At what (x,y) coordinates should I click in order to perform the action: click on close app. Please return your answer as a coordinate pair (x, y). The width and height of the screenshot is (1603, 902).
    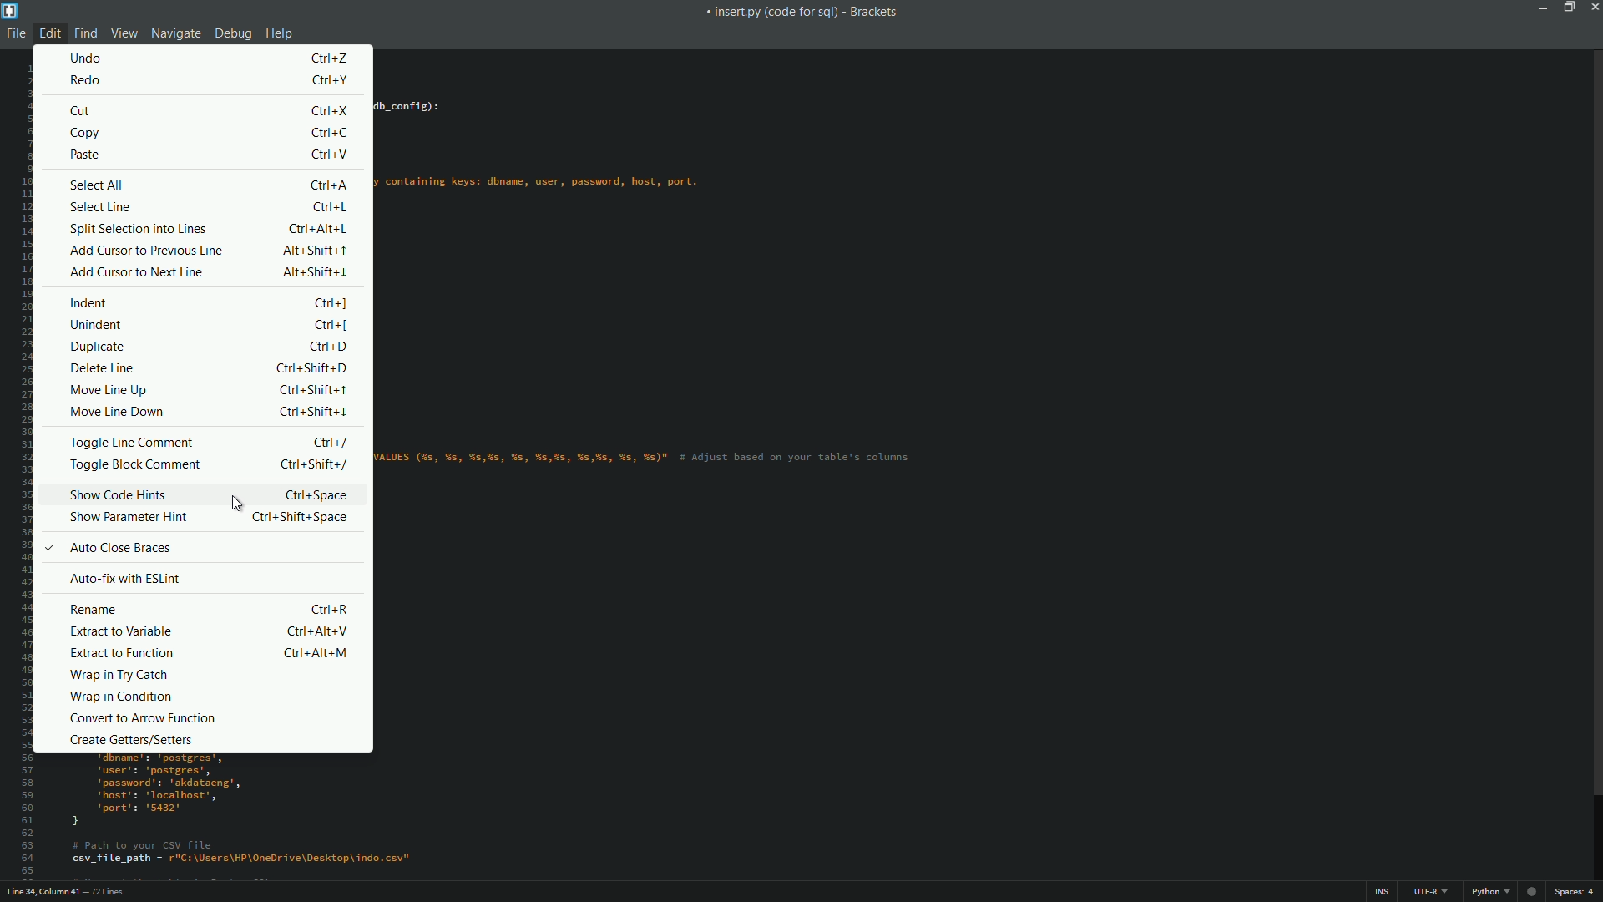
    Looking at the image, I should click on (1593, 8).